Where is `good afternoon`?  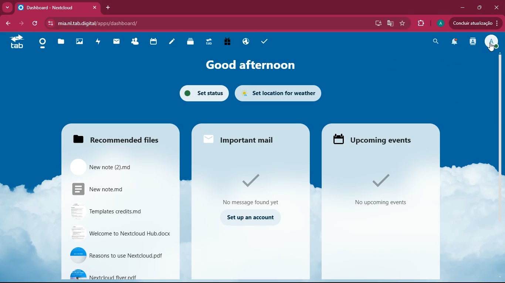 good afternoon is located at coordinates (249, 65).